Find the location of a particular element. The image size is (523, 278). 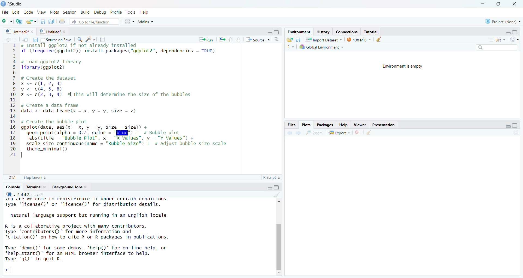

Tutorial is located at coordinates (373, 31).